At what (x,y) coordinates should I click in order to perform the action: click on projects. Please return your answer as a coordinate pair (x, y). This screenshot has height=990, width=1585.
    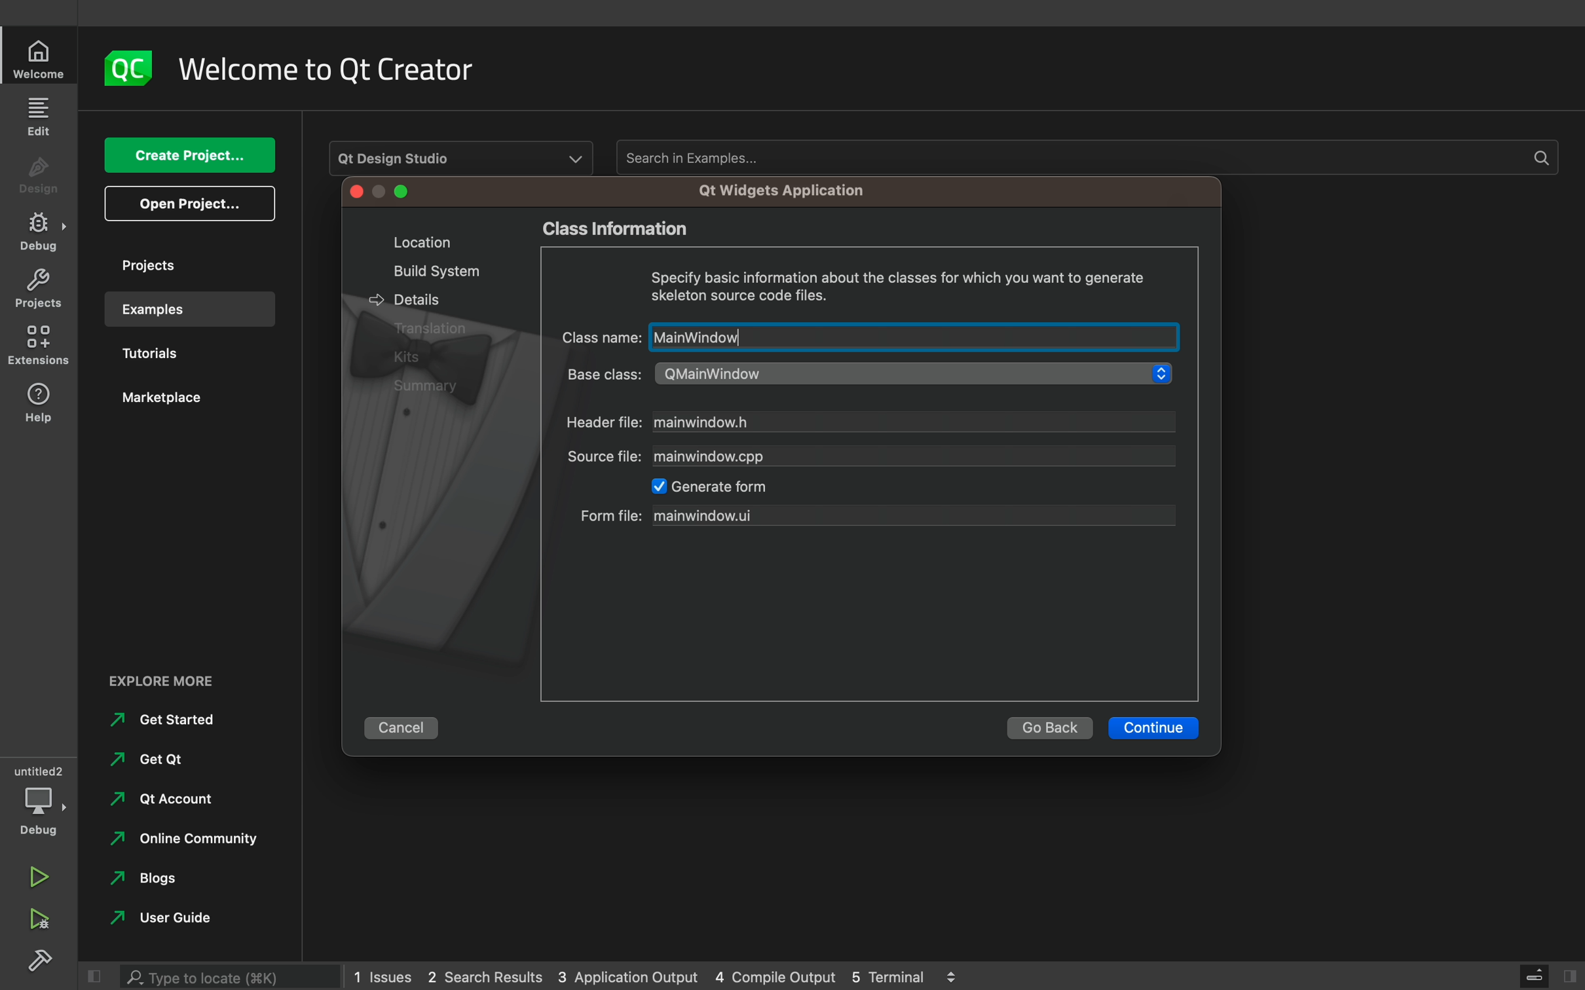
    Looking at the image, I should click on (183, 265).